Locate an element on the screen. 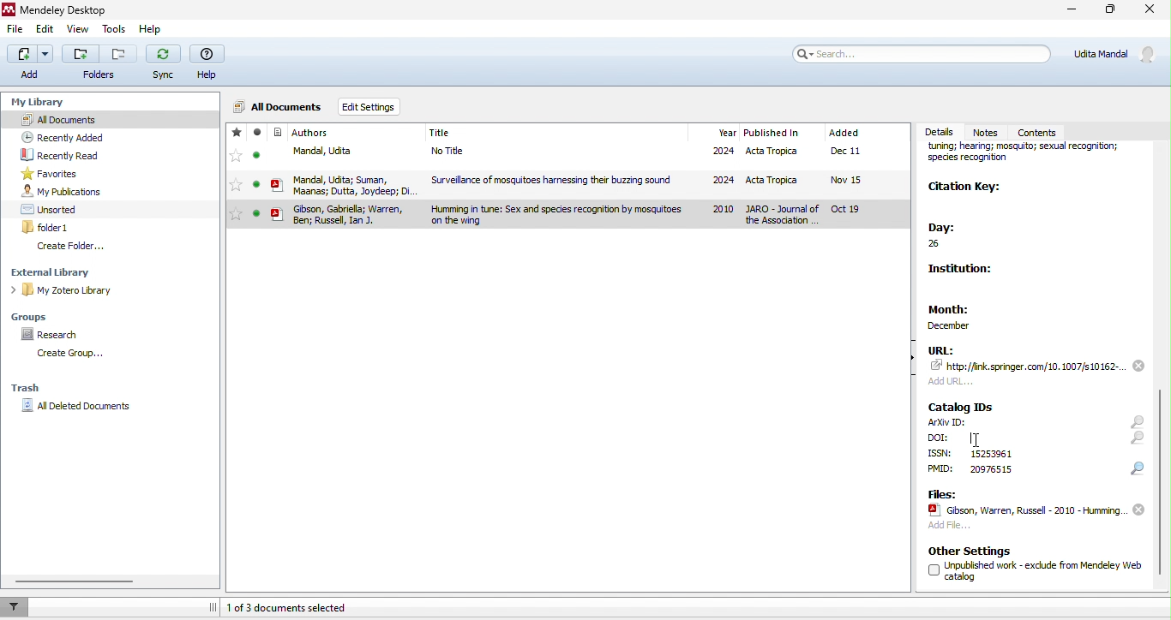 Image resolution: width=1171 pixels, height=620 pixels. favourites is located at coordinates (54, 174).